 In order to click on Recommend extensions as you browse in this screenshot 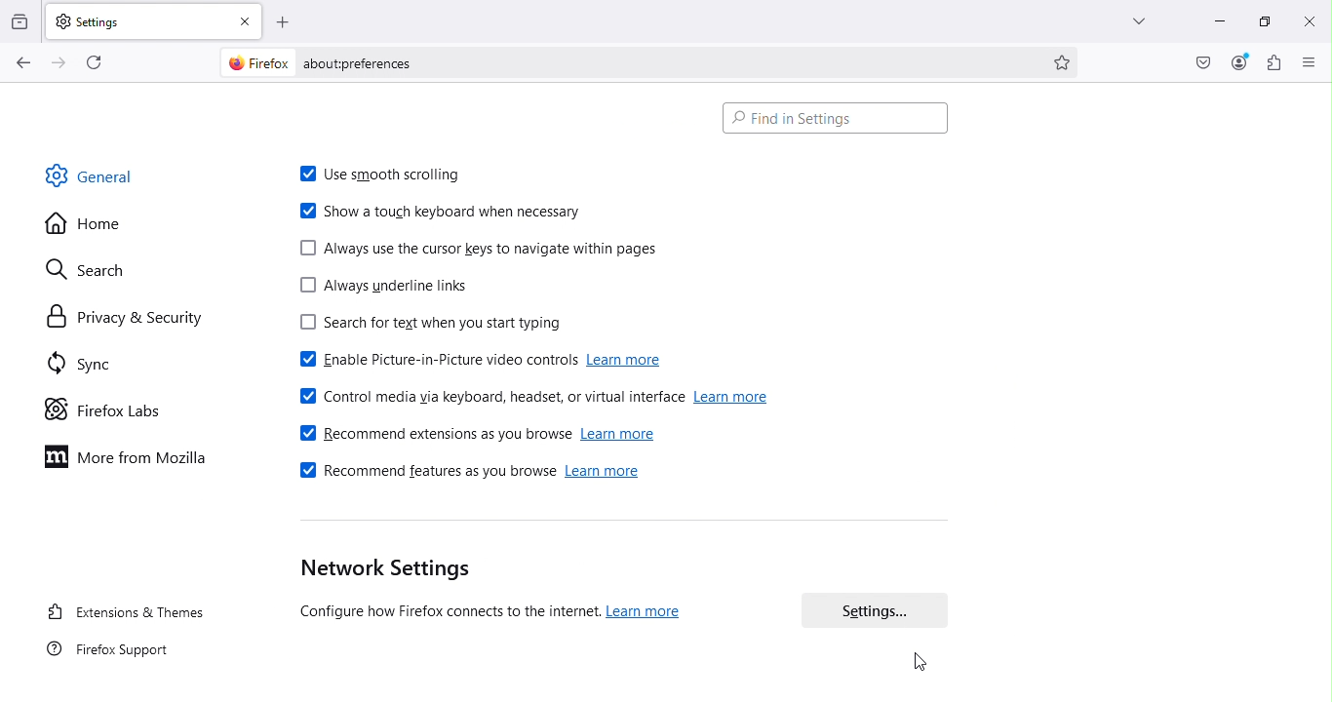, I will do `click(479, 435)`.